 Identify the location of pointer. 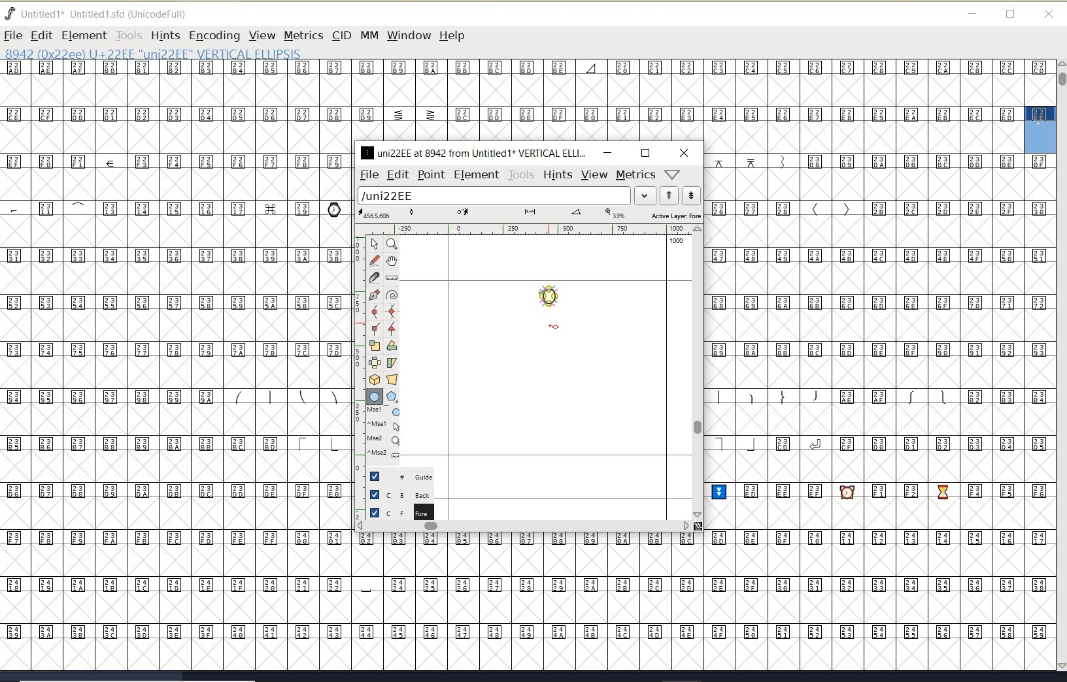
(375, 244).